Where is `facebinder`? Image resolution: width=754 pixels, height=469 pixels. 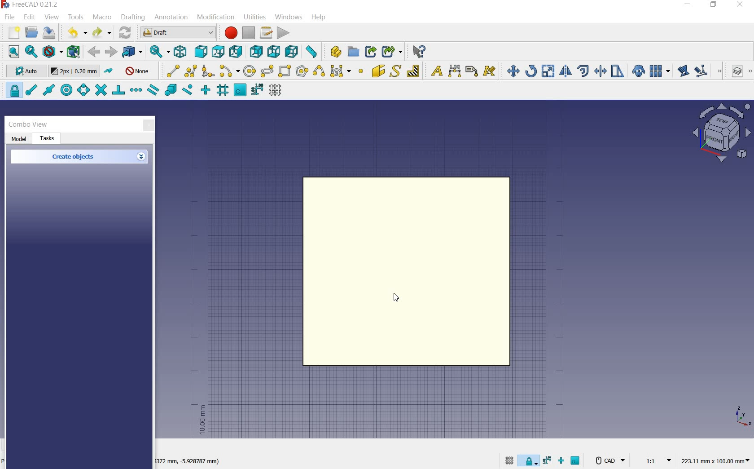
facebinder is located at coordinates (378, 73).